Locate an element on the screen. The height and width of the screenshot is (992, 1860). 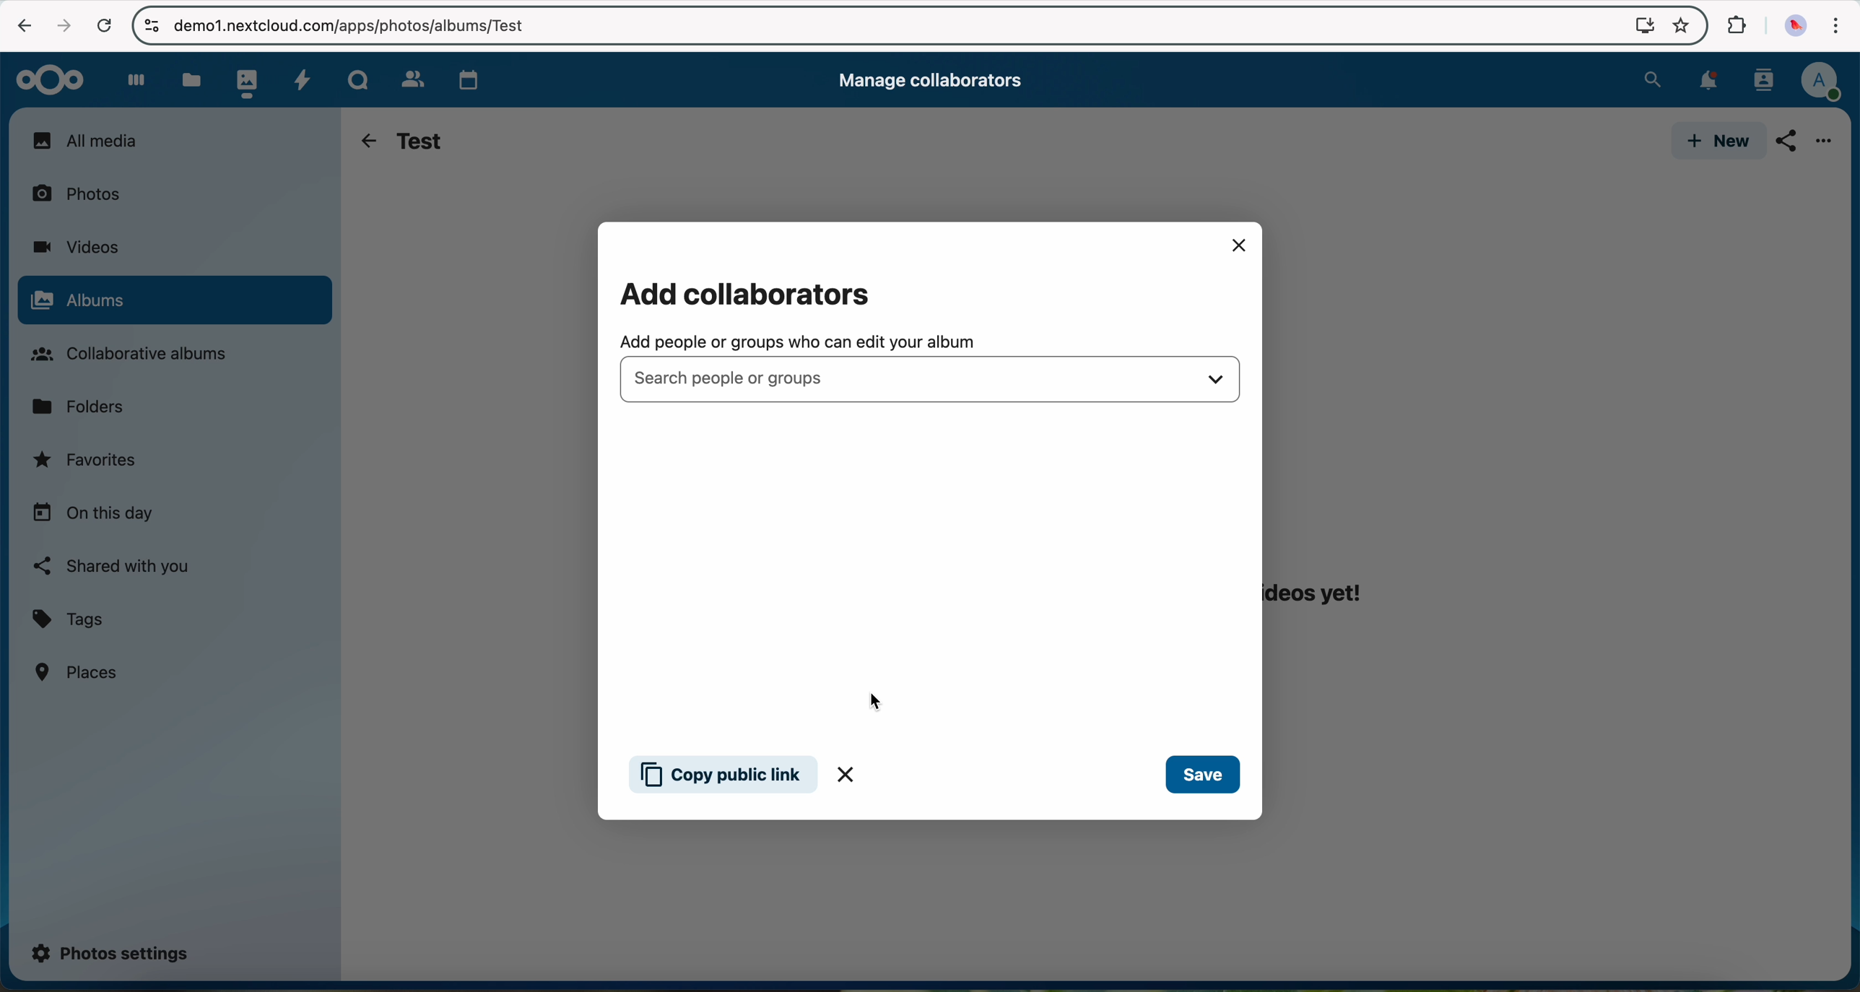
close pop-up is located at coordinates (1238, 244).